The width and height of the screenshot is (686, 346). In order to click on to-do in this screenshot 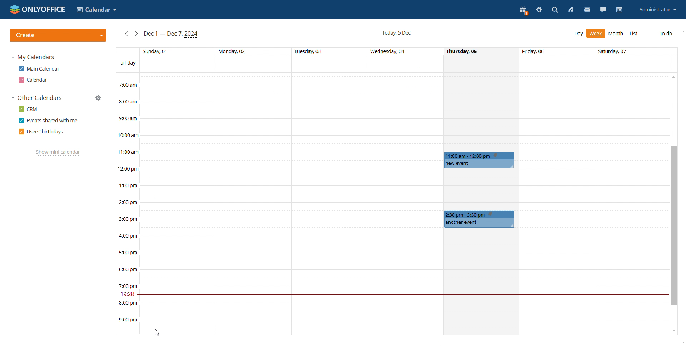, I will do `click(666, 34)`.